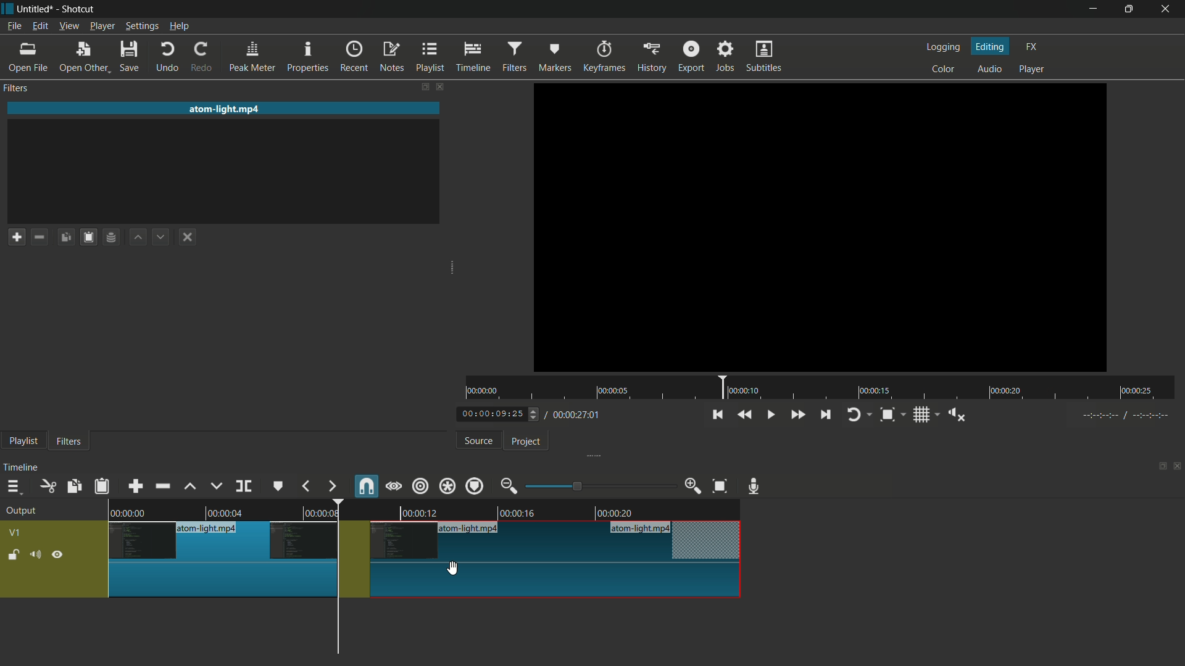 Image resolution: width=1185 pixels, height=666 pixels. What do you see at coordinates (1178, 466) in the screenshot?
I see `close timeline` at bounding box center [1178, 466].